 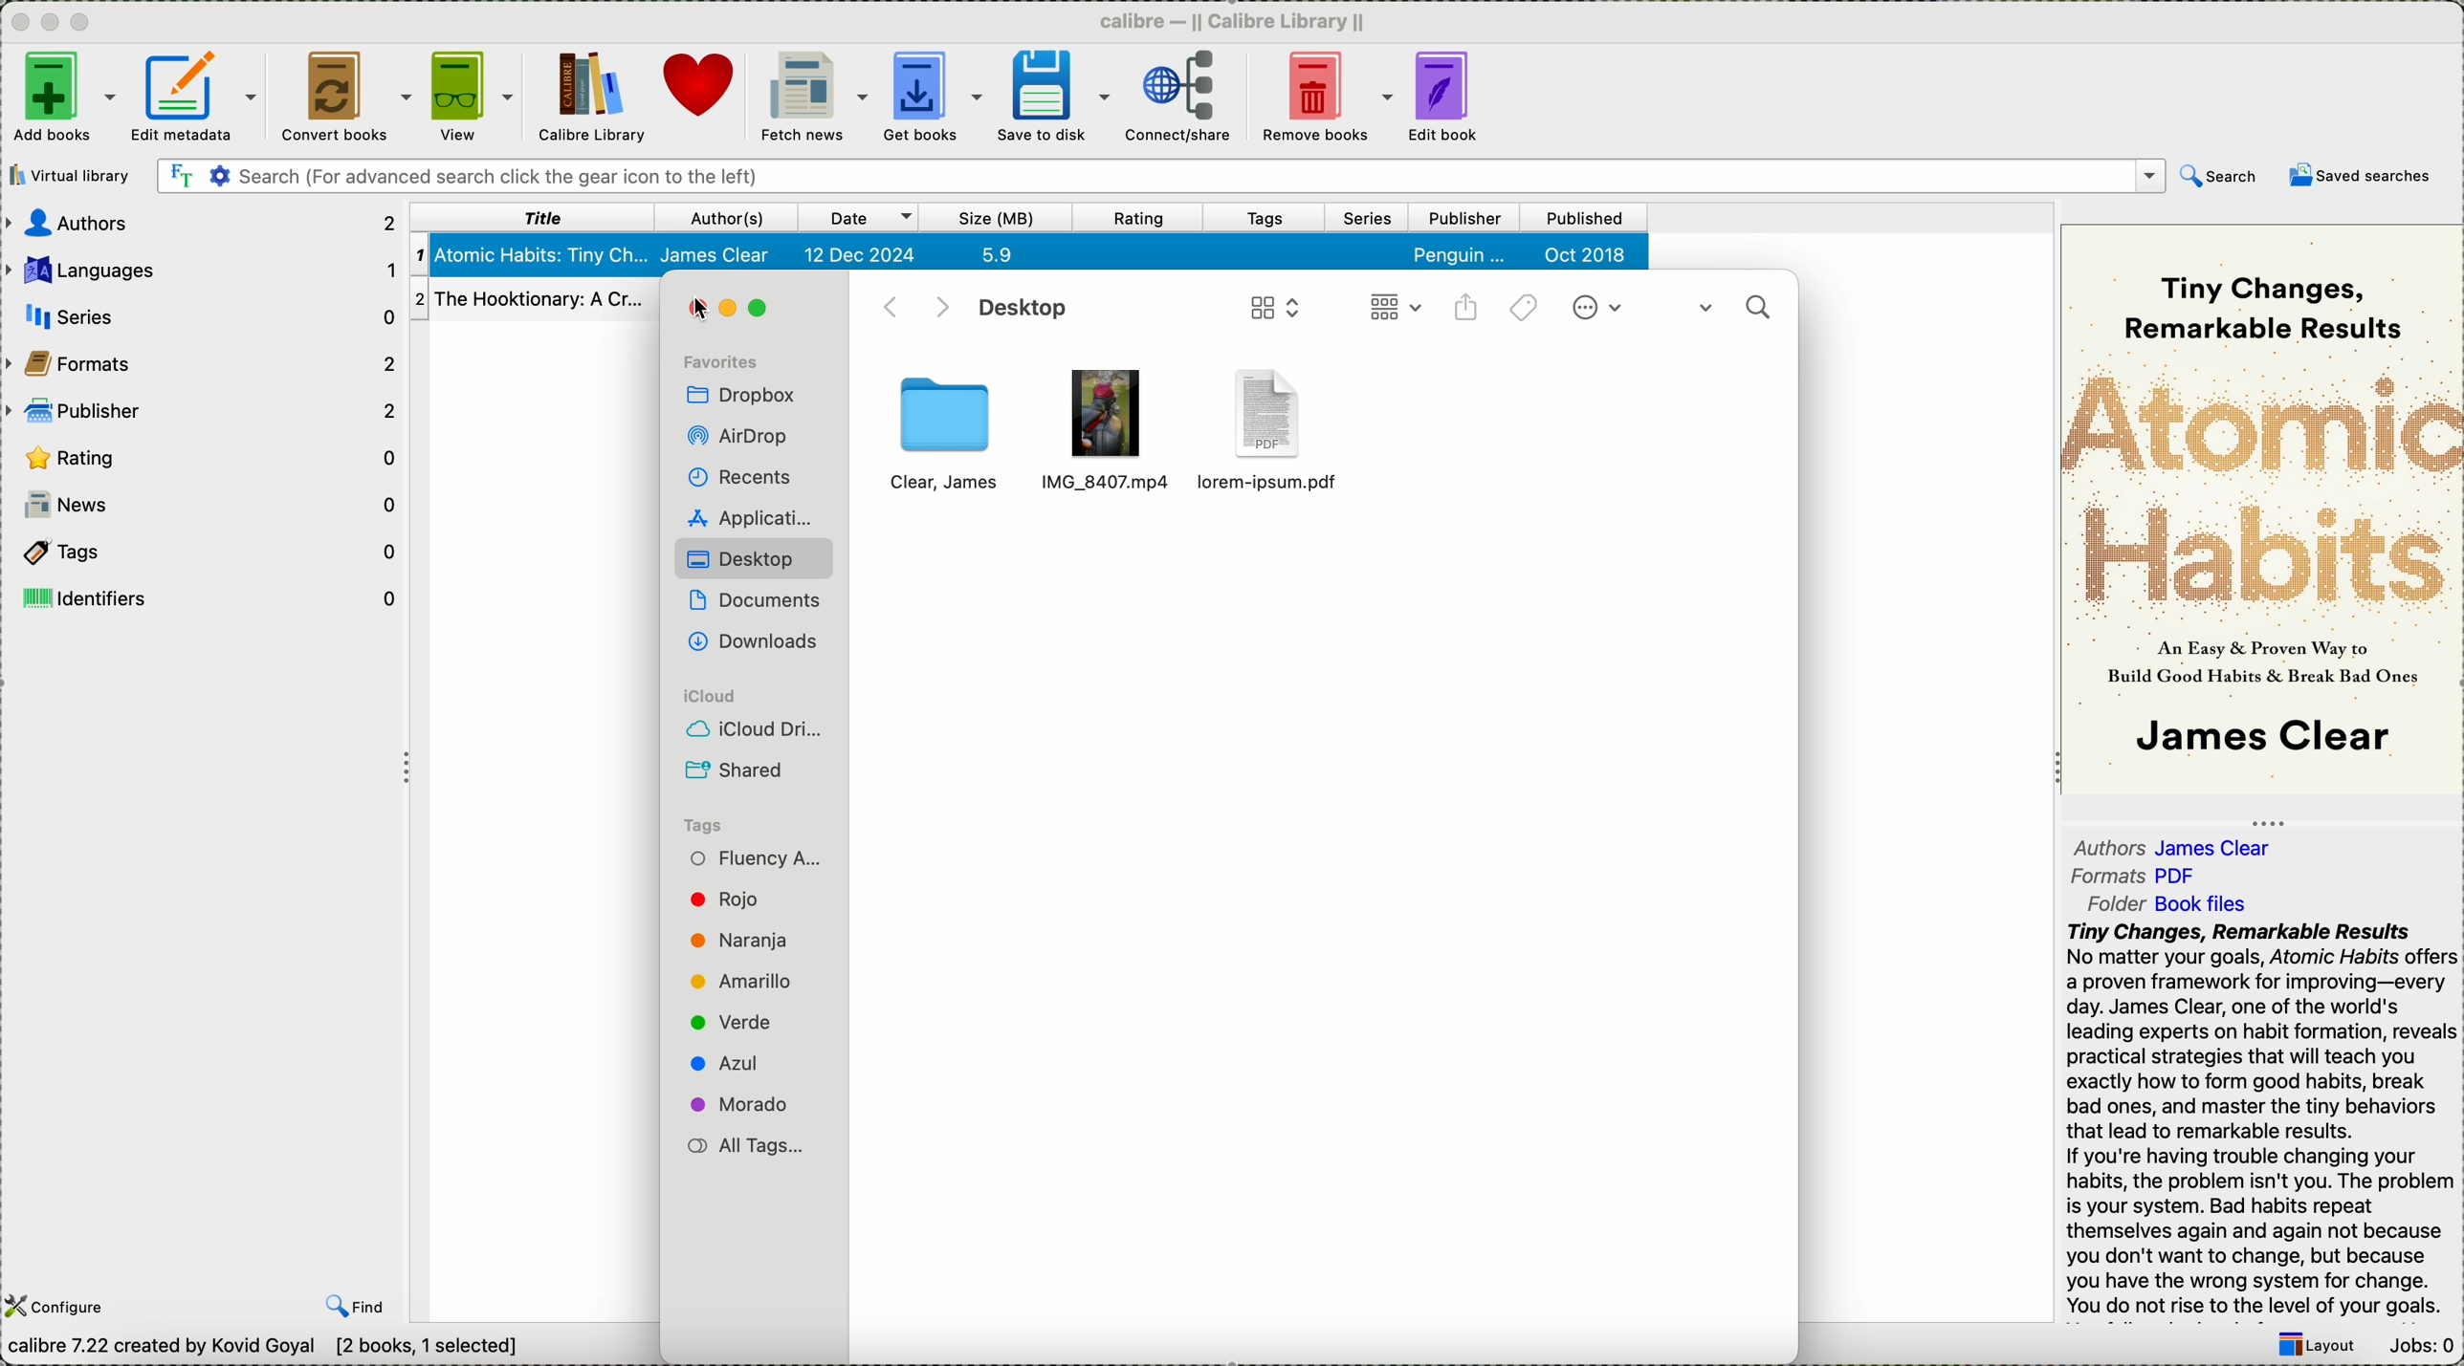 What do you see at coordinates (738, 1140) in the screenshot?
I see `all tags` at bounding box center [738, 1140].